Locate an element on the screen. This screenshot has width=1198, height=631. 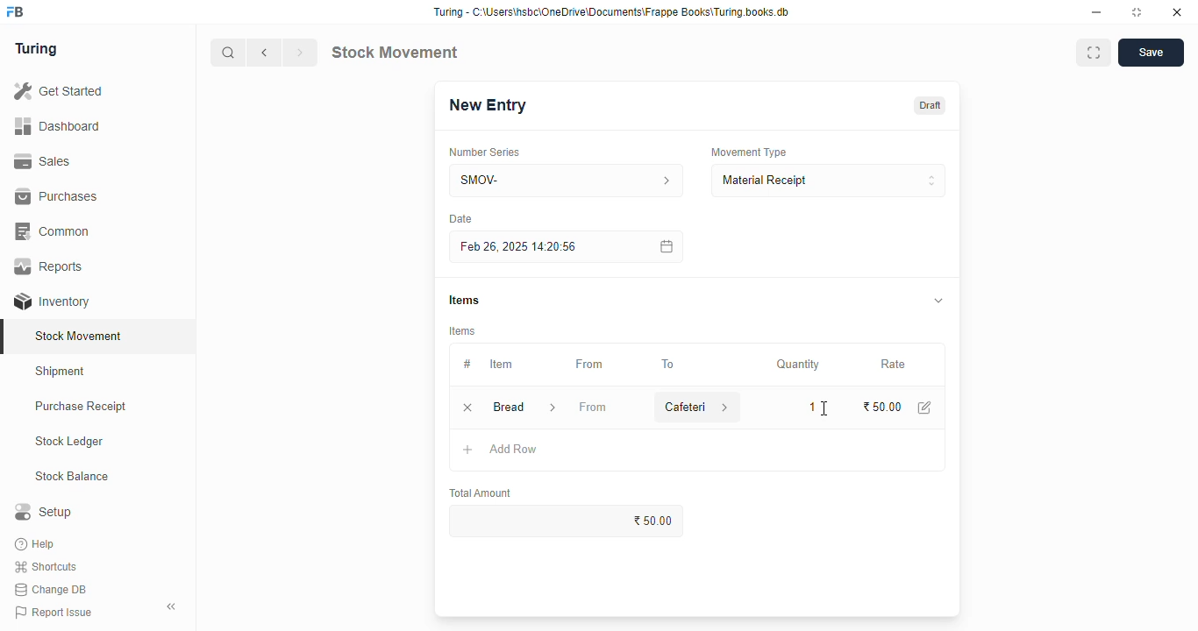
toggle expand/collapse is located at coordinates (939, 300).